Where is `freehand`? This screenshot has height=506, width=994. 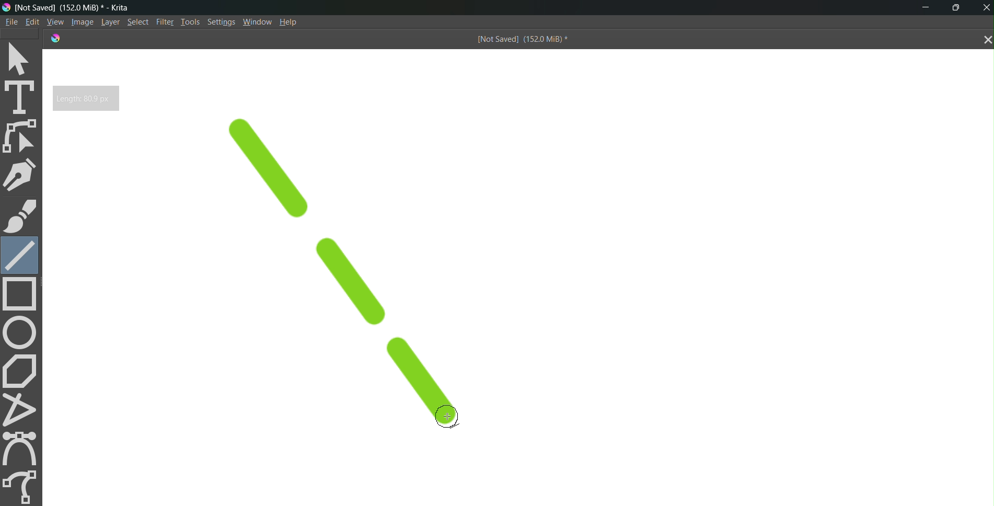
freehand is located at coordinates (22, 485).